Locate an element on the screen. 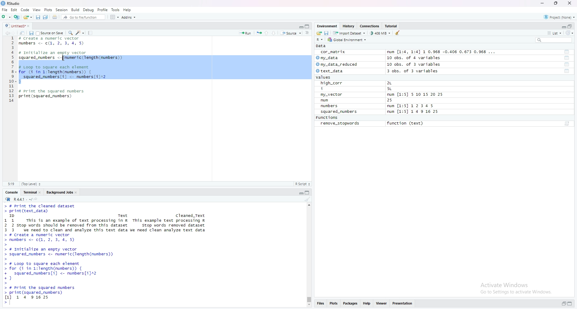  squared_numbers <- is located at coordinates (40, 58).